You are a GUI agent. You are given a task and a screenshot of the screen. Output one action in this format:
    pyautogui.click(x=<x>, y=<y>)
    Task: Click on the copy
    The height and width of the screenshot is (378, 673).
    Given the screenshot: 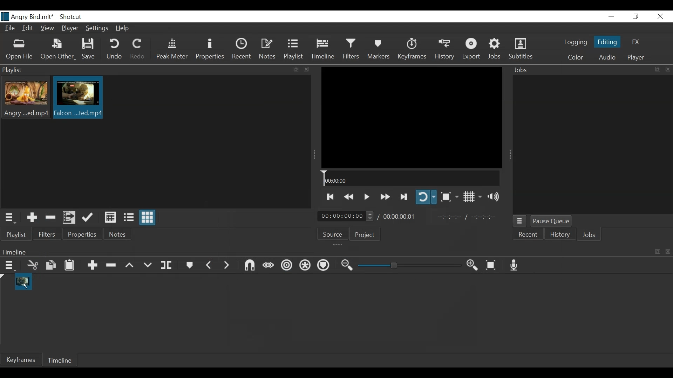 What is the action you would take?
    pyautogui.click(x=657, y=251)
    